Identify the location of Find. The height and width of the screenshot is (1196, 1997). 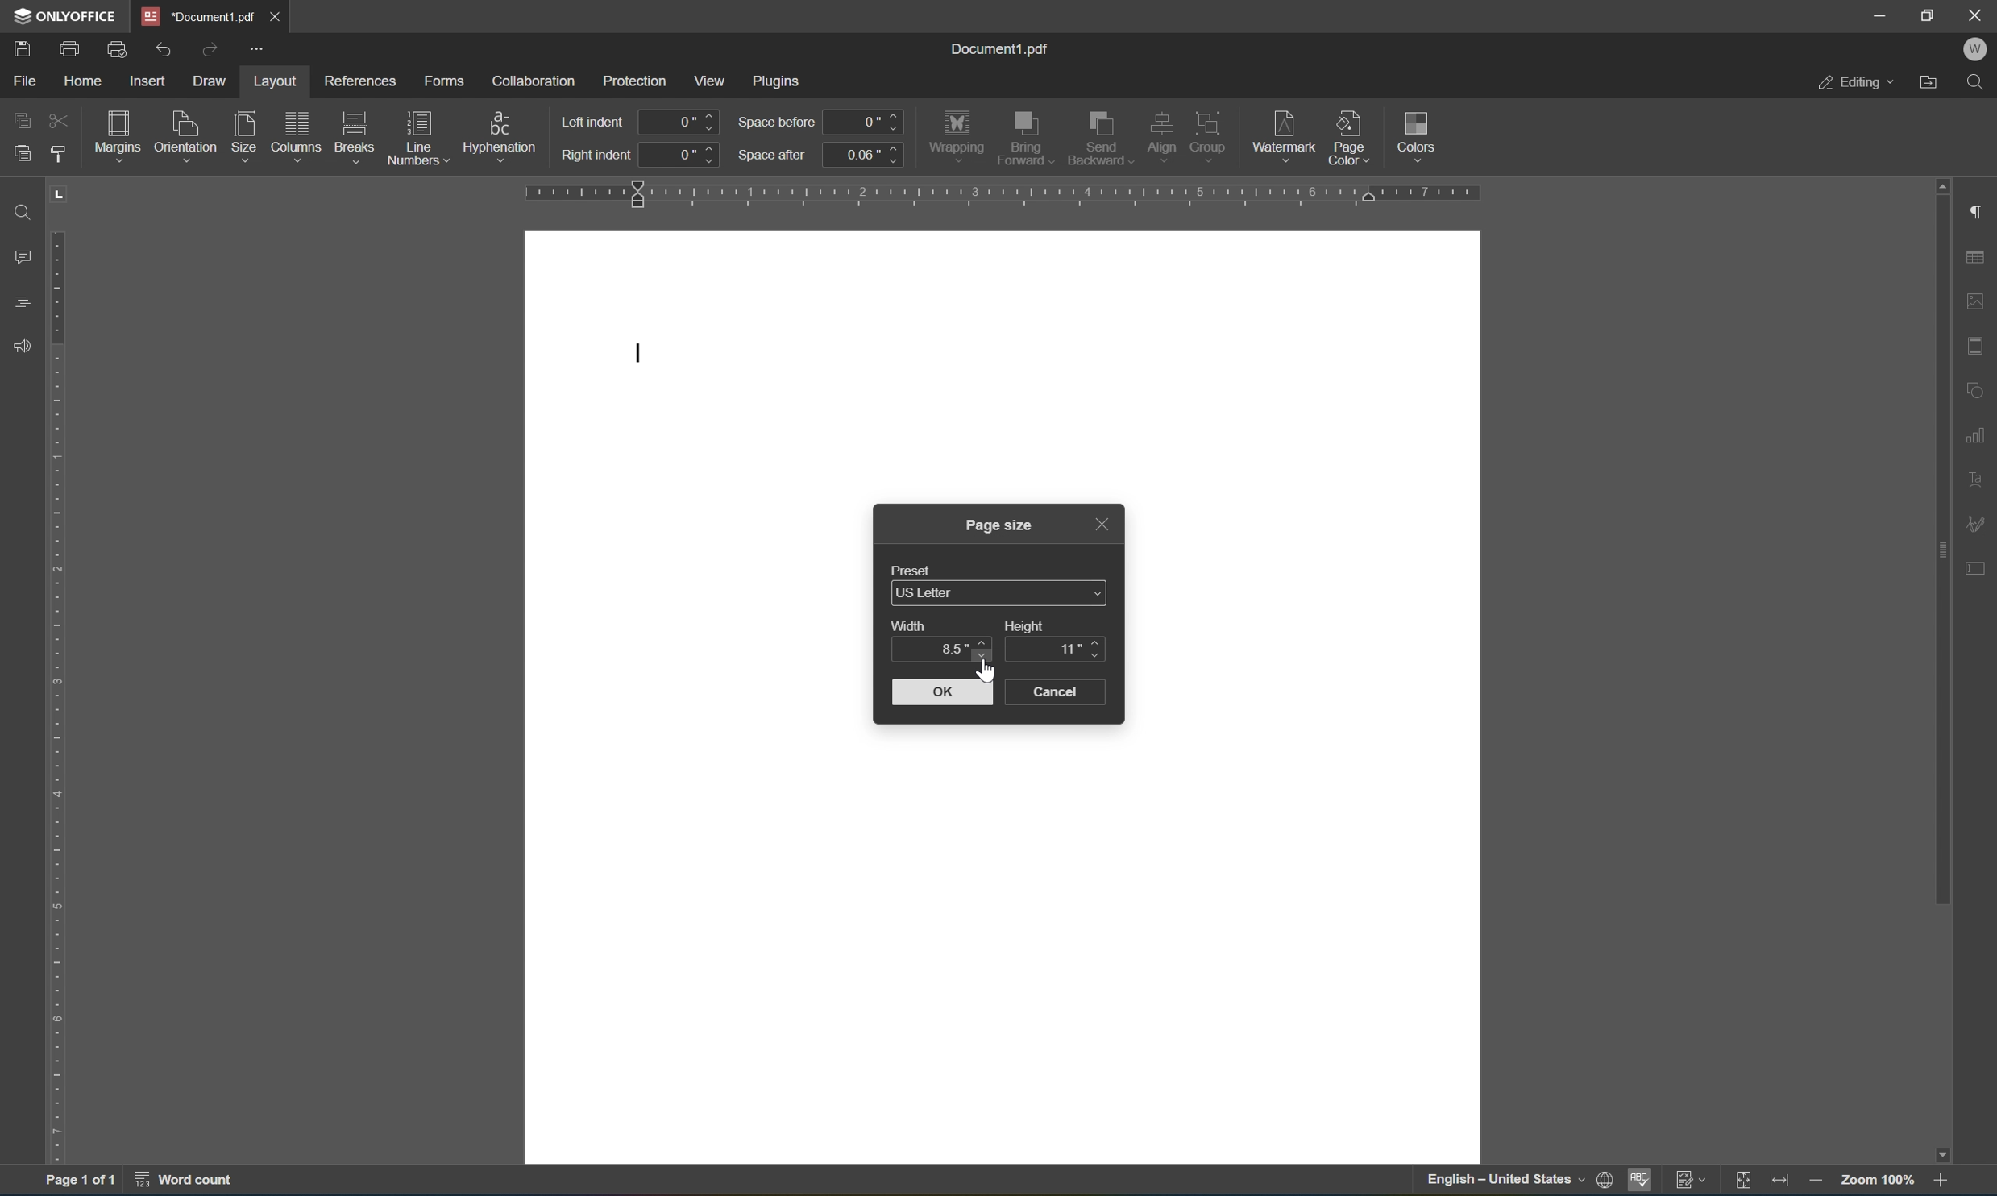
(1982, 84).